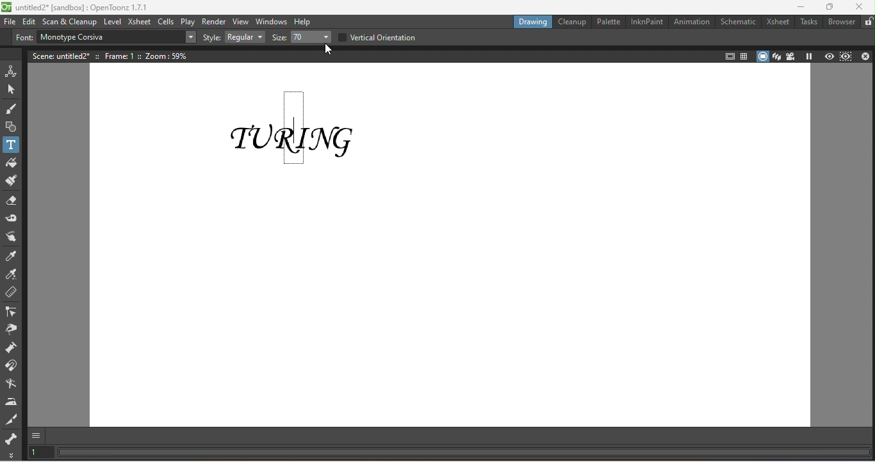 This screenshot has height=462, width=875. Describe the element at coordinates (22, 38) in the screenshot. I see `Font` at that location.